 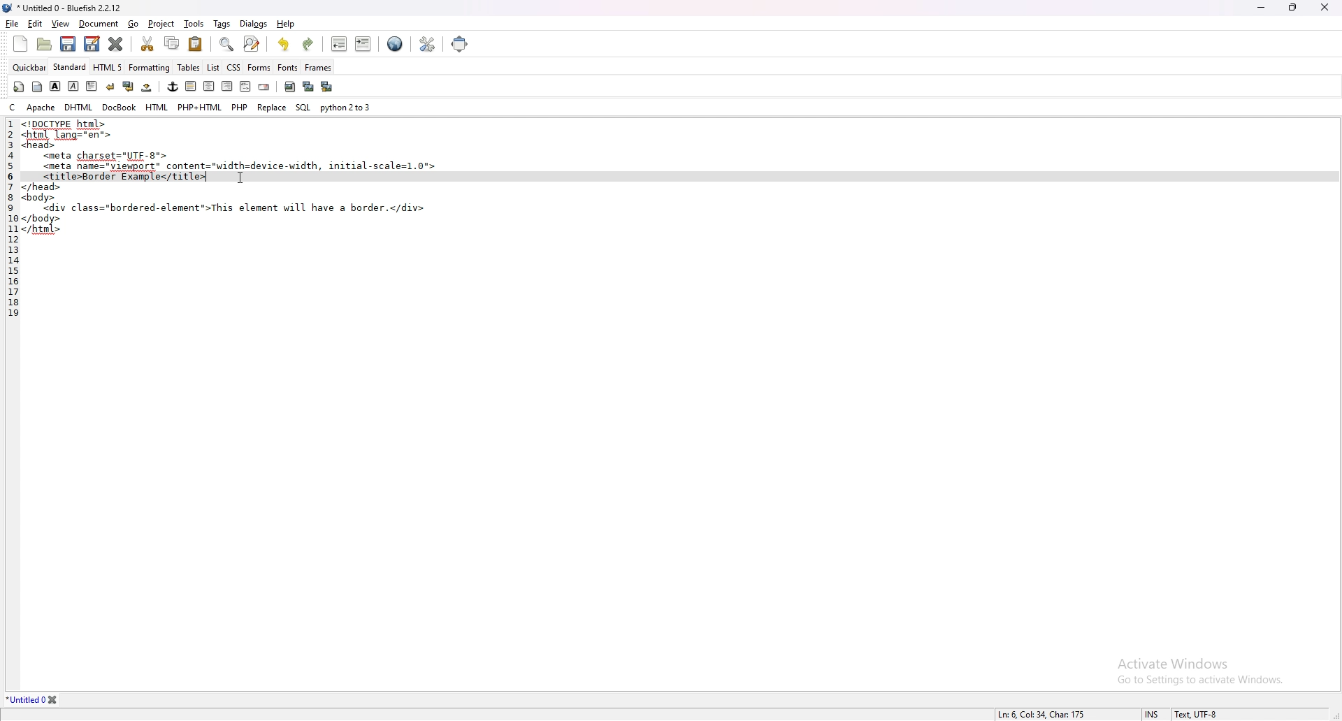 I want to click on Cursor, so click(x=240, y=179).